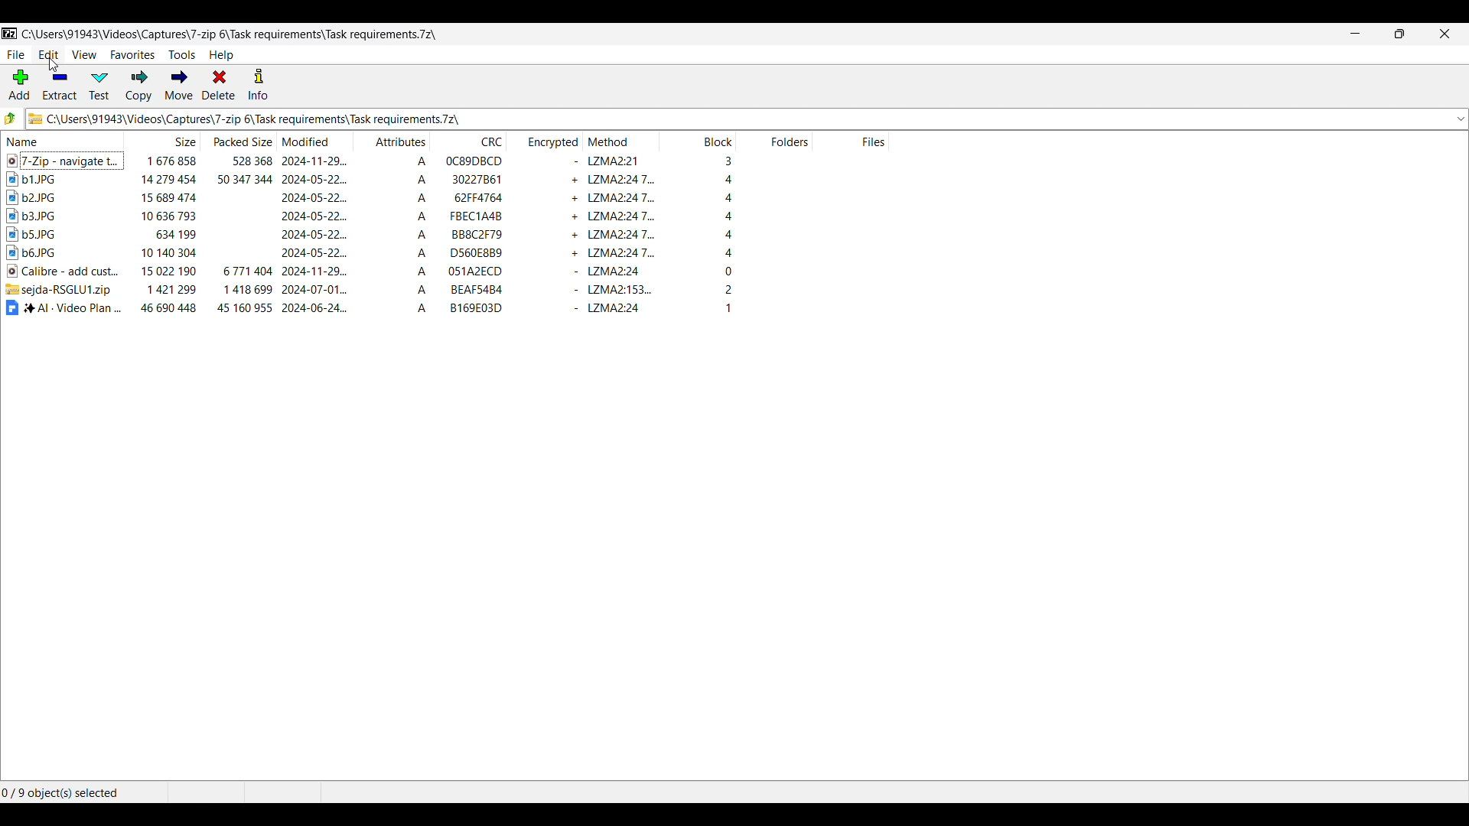  What do you see at coordinates (53, 65) in the screenshot?
I see `Cursor clicking on Edit menu` at bounding box center [53, 65].